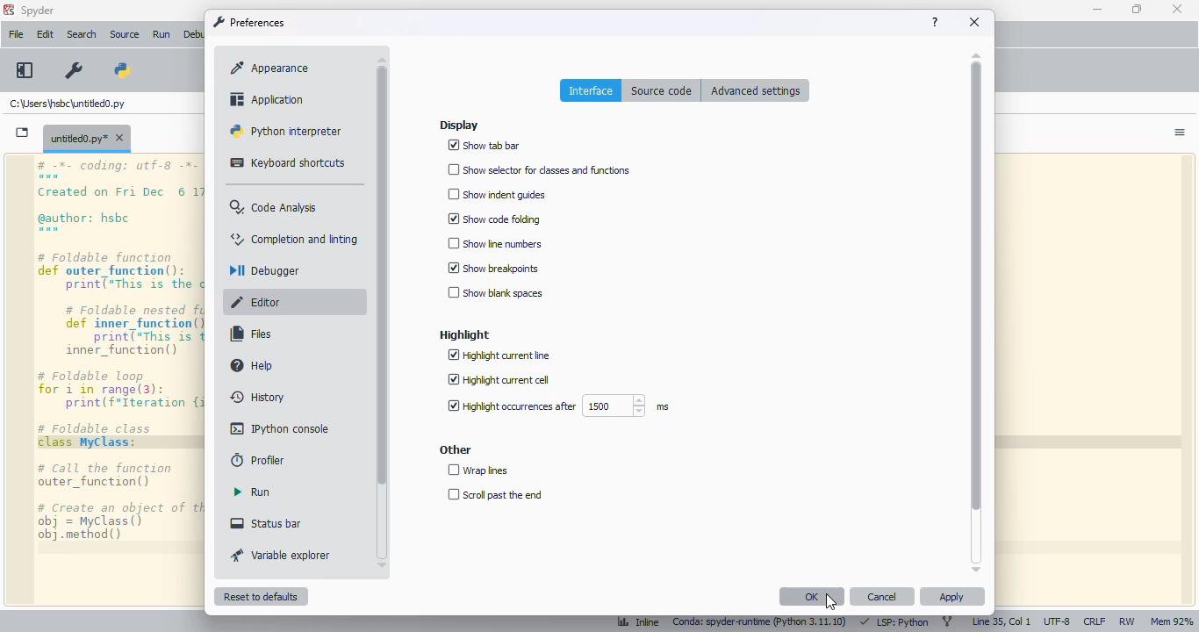 This screenshot has width=1199, height=632. Describe the element at coordinates (663, 90) in the screenshot. I see `source code` at that location.